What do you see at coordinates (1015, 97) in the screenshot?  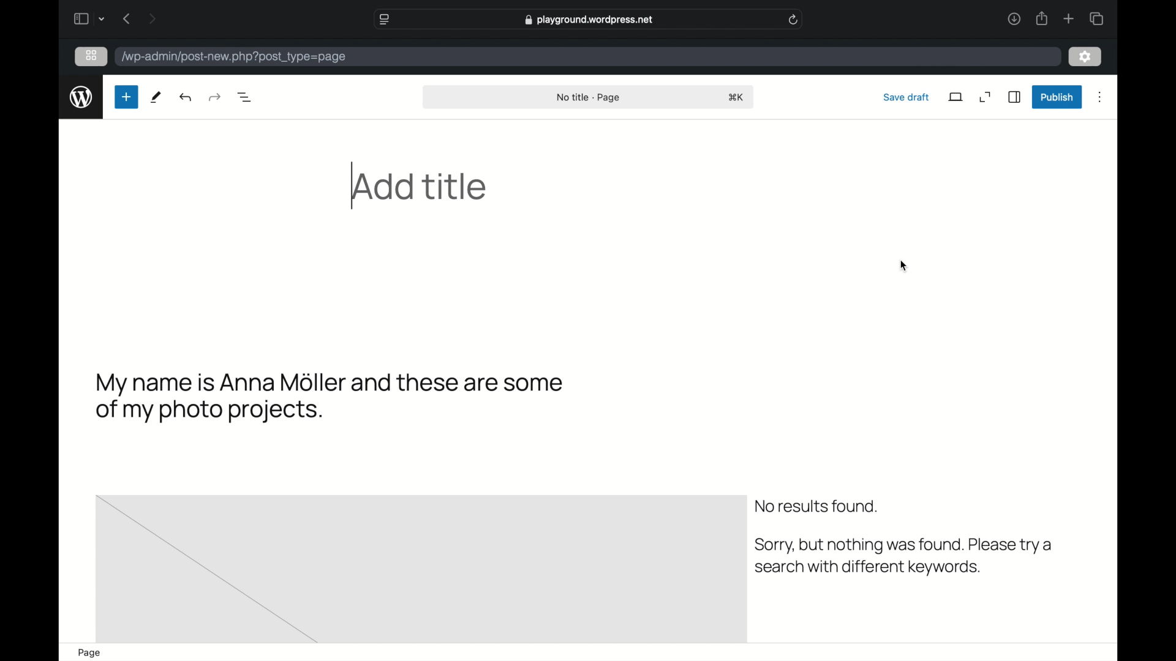 I see `sidebar` at bounding box center [1015, 97].